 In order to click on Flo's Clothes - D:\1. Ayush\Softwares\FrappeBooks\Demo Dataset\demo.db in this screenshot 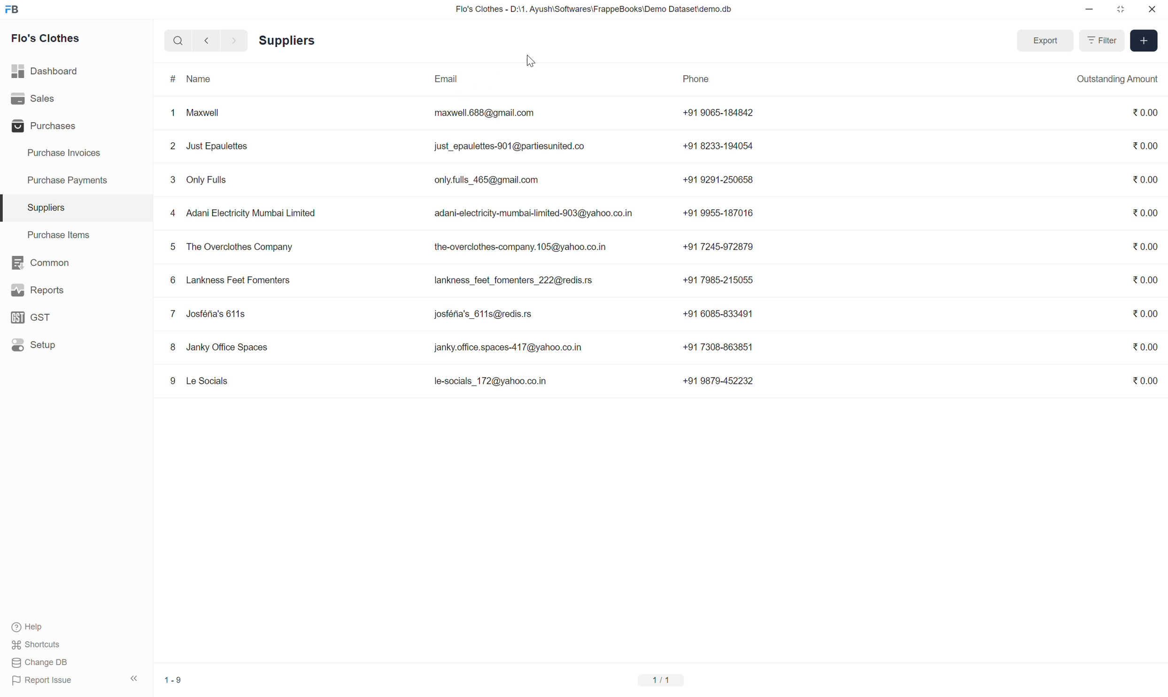, I will do `click(592, 9)`.